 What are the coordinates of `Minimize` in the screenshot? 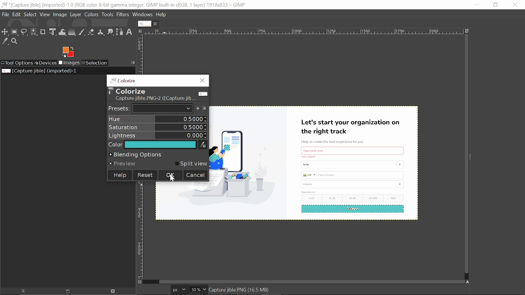 It's located at (475, 4).